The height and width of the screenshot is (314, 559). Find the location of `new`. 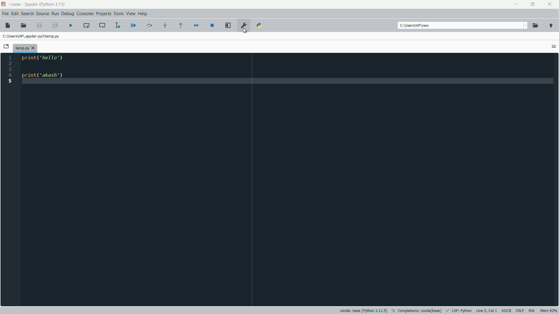

new is located at coordinates (16, 4).